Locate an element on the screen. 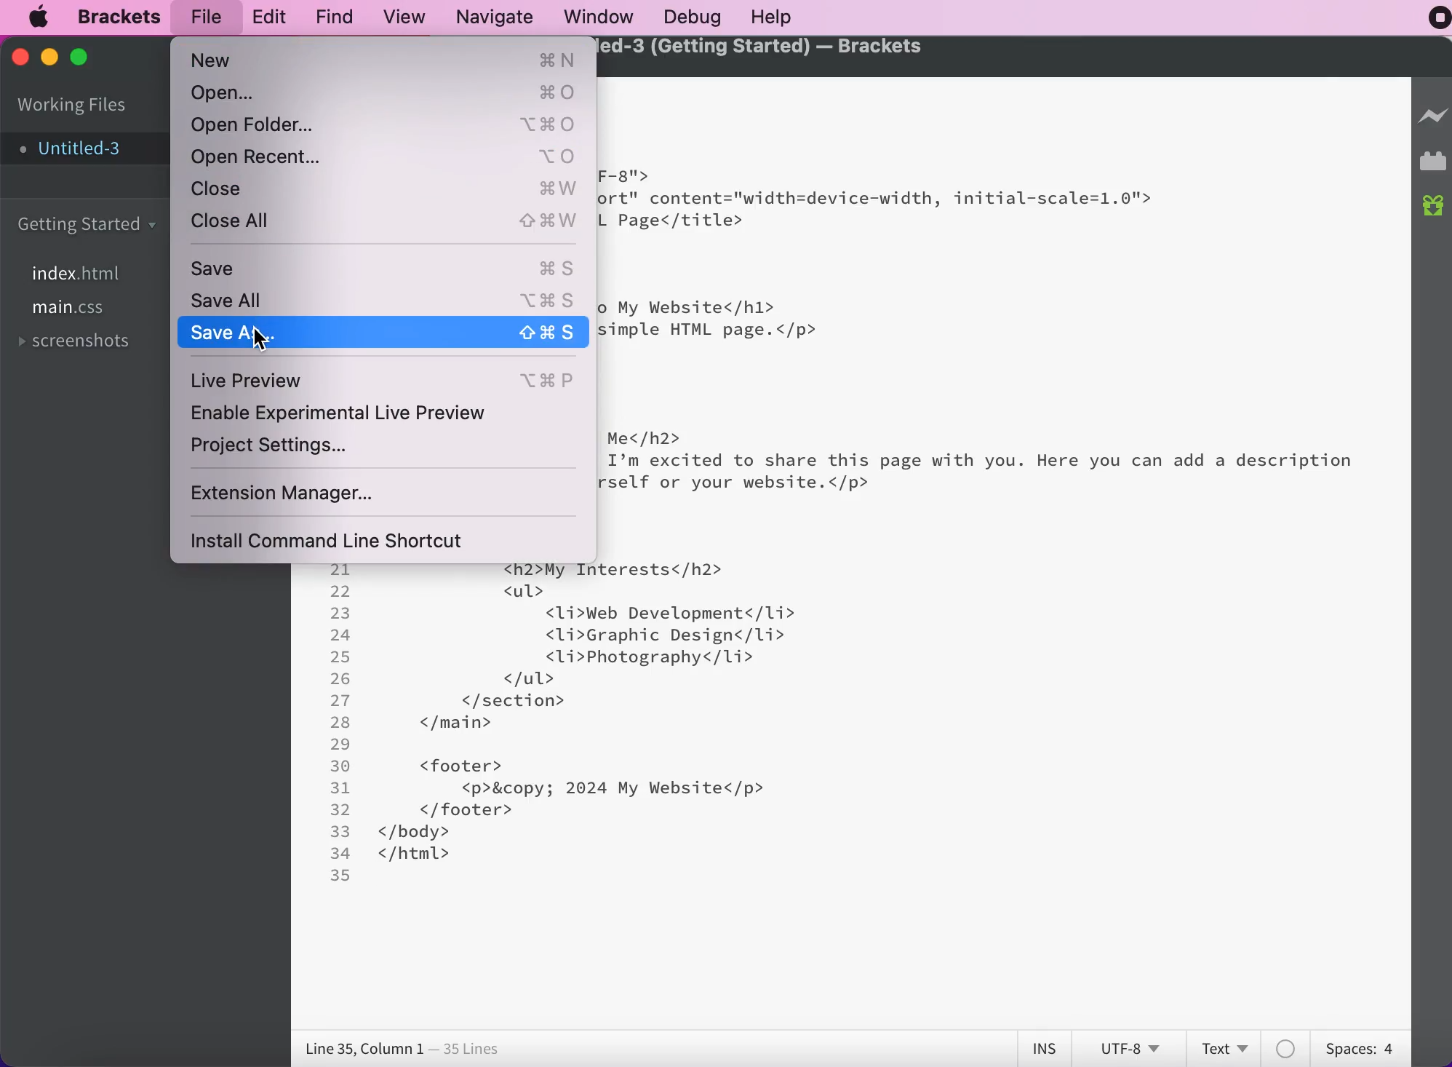  extension manager is located at coordinates (1432, 160).